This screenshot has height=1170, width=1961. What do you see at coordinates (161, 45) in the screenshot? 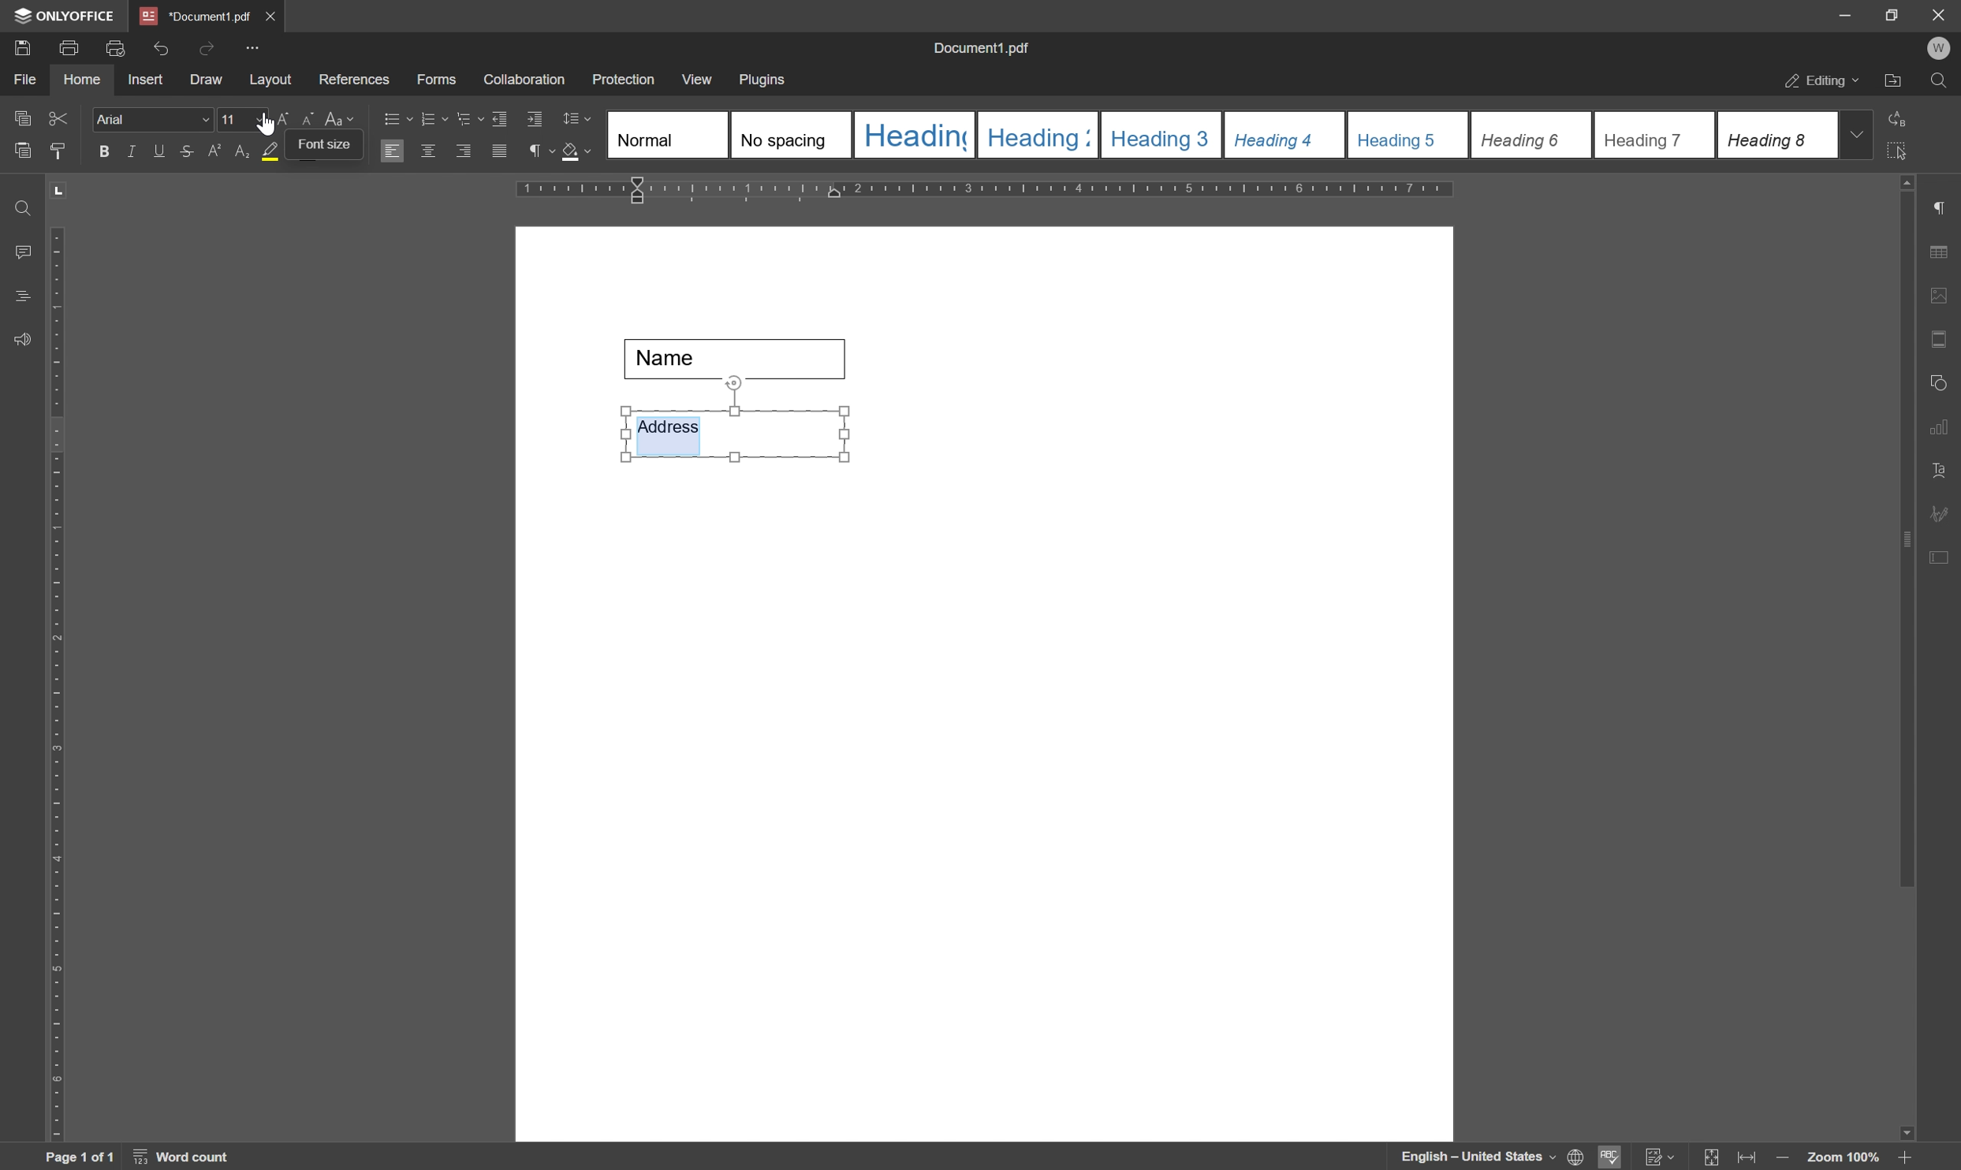
I see `undo` at bounding box center [161, 45].